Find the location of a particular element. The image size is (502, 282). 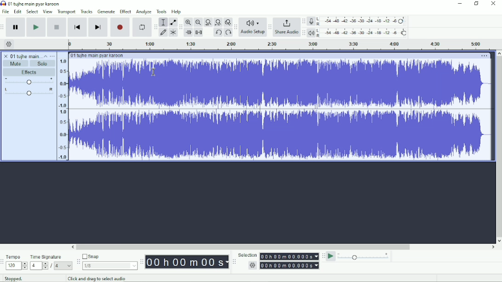

File is located at coordinates (5, 11).